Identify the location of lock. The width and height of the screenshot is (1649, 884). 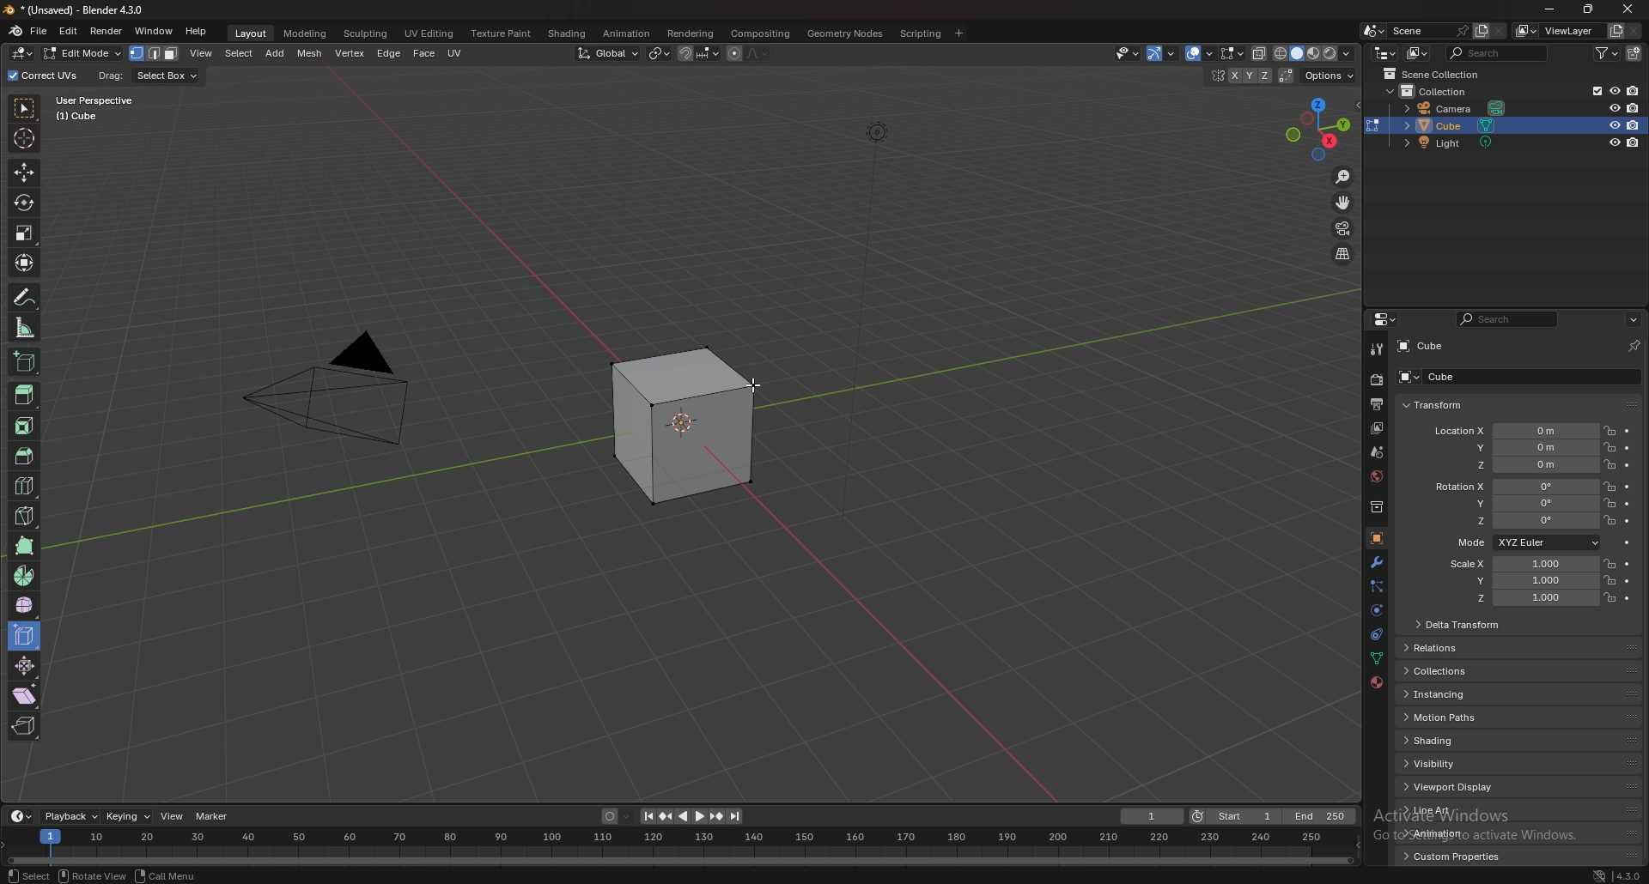
(1609, 504).